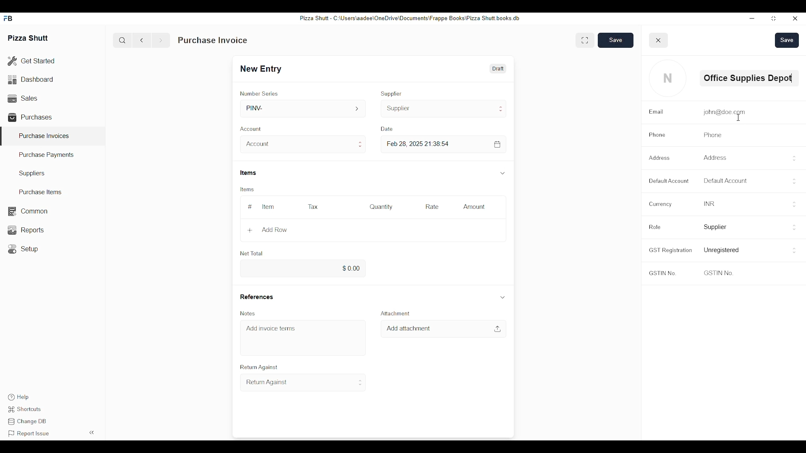 The width and height of the screenshot is (806, 453). I want to click on Report issue, so click(29, 434).